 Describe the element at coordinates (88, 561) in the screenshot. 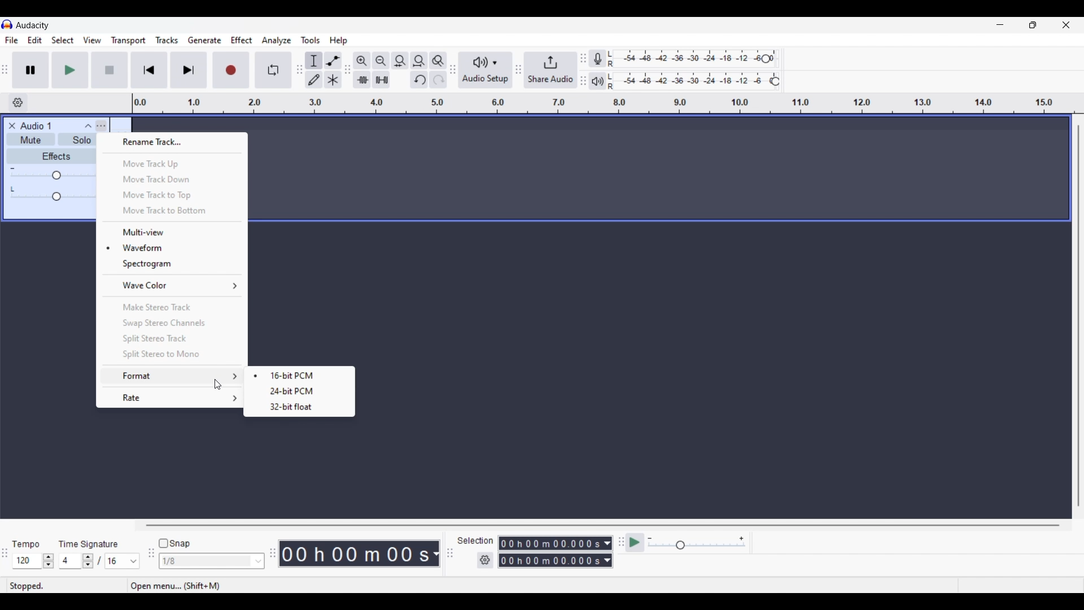

I see `Increase/Decrease time signature` at that location.